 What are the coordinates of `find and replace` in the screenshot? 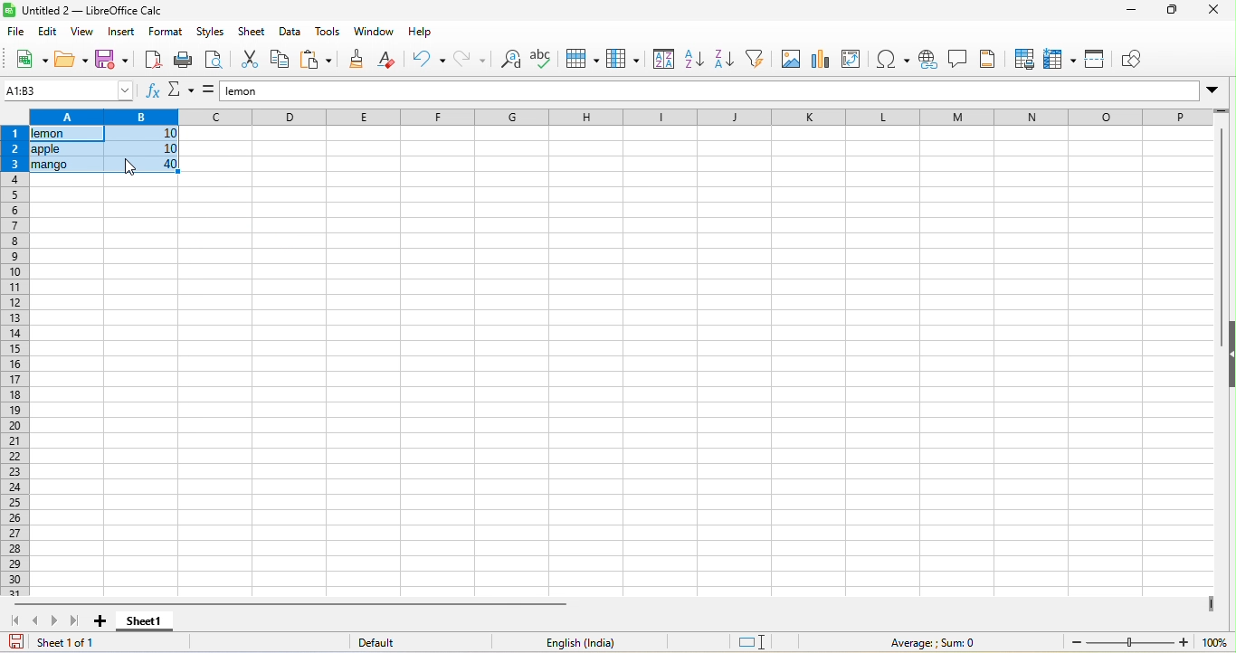 It's located at (513, 61).